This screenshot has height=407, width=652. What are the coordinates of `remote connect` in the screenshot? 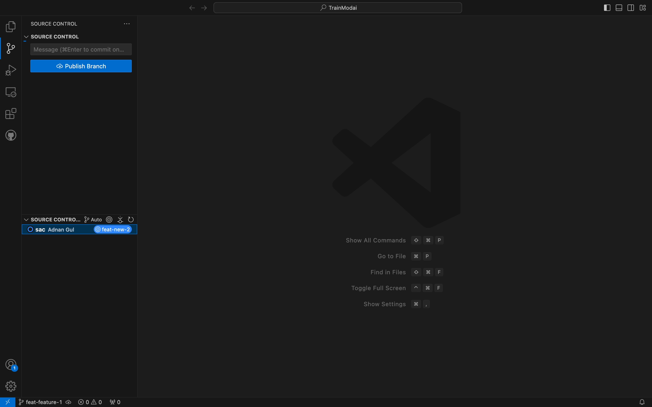 It's located at (8, 402).